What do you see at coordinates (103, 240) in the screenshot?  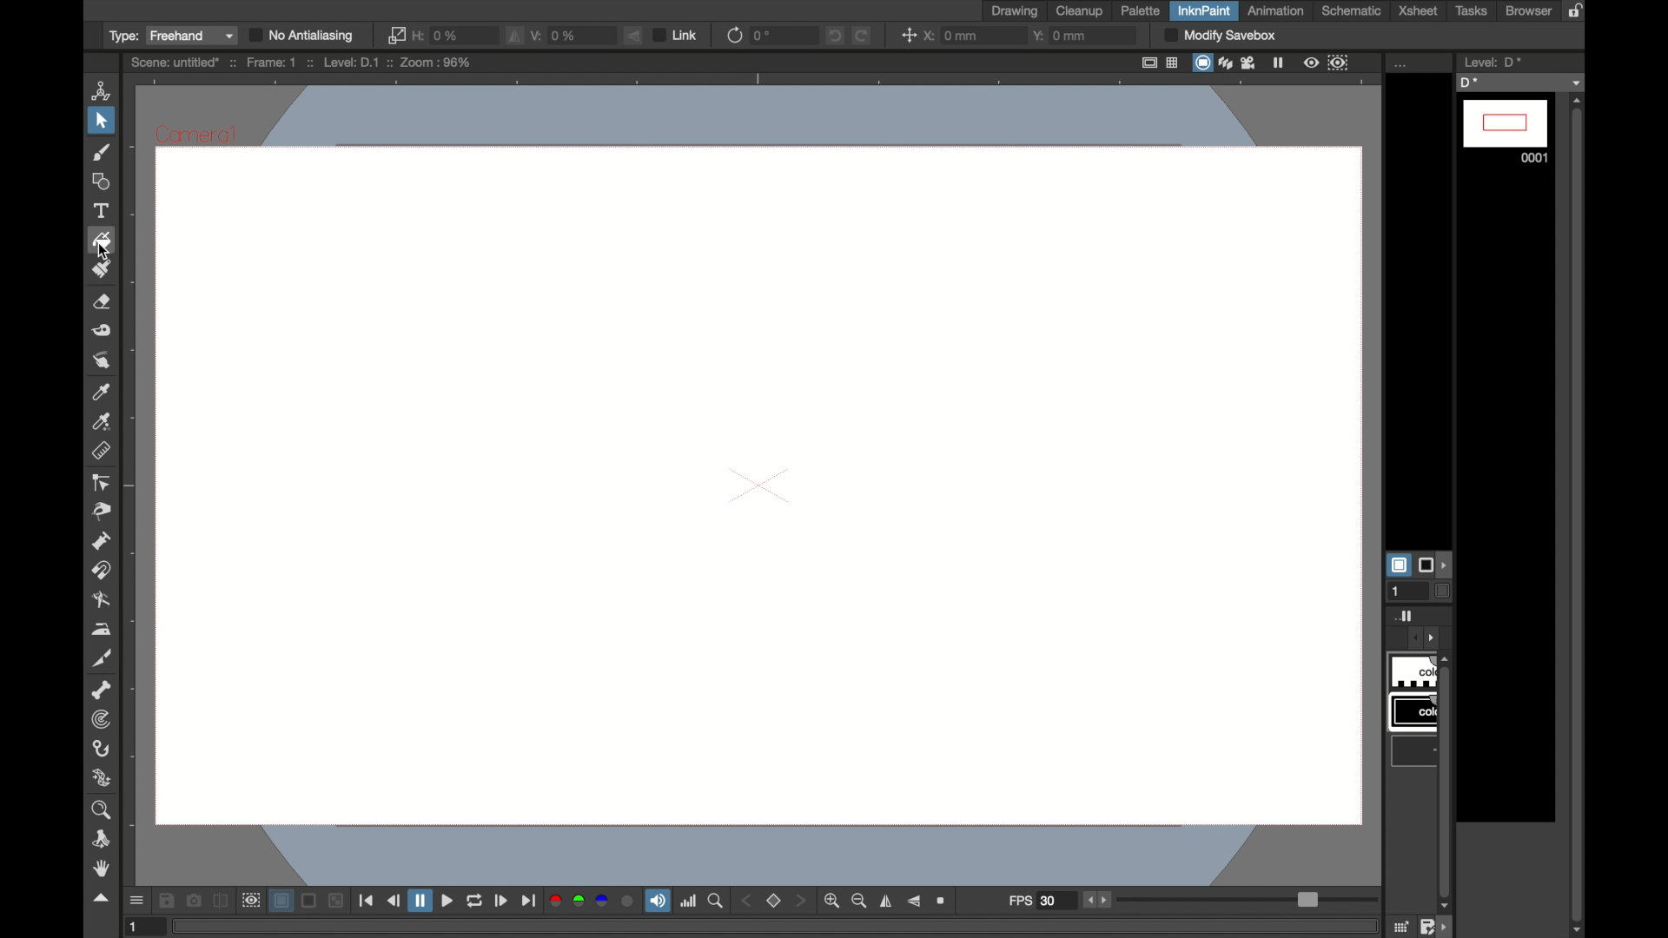 I see `fill tool` at bounding box center [103, 240].